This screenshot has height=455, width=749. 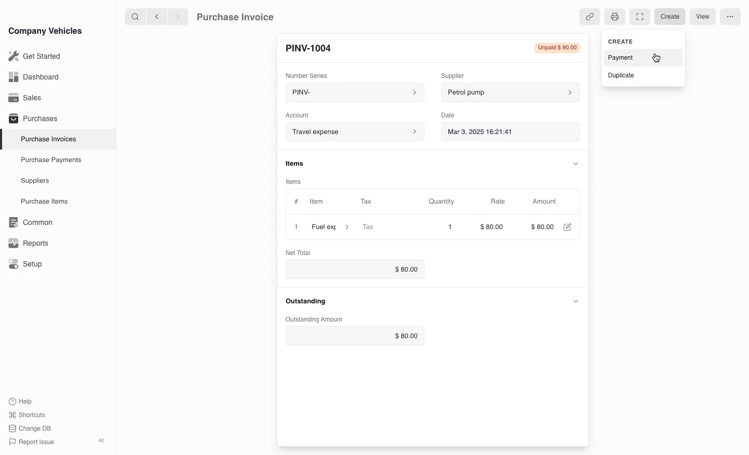 What do you see at coordinates (353, 337) in the screenshot?
I see `$80.00` at bounding box center [353, 337].